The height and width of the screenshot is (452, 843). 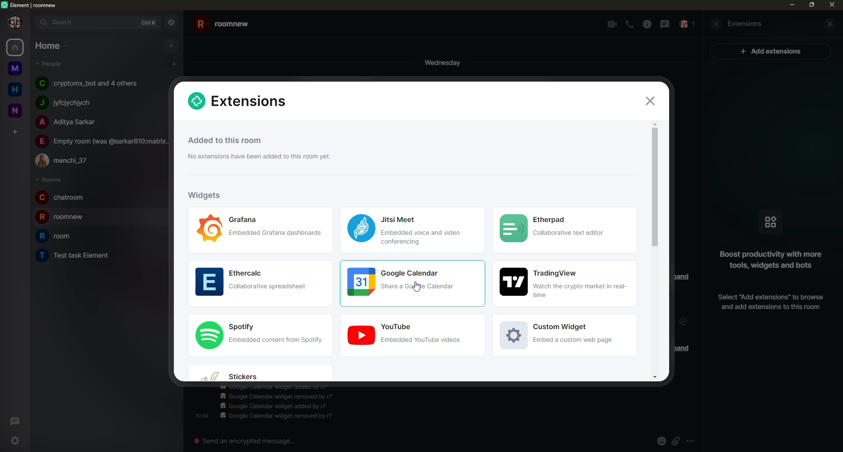 What do you see at coordinates (654, 188) in the screenshot?
I see `scroll` at bounding box center [654, 188].